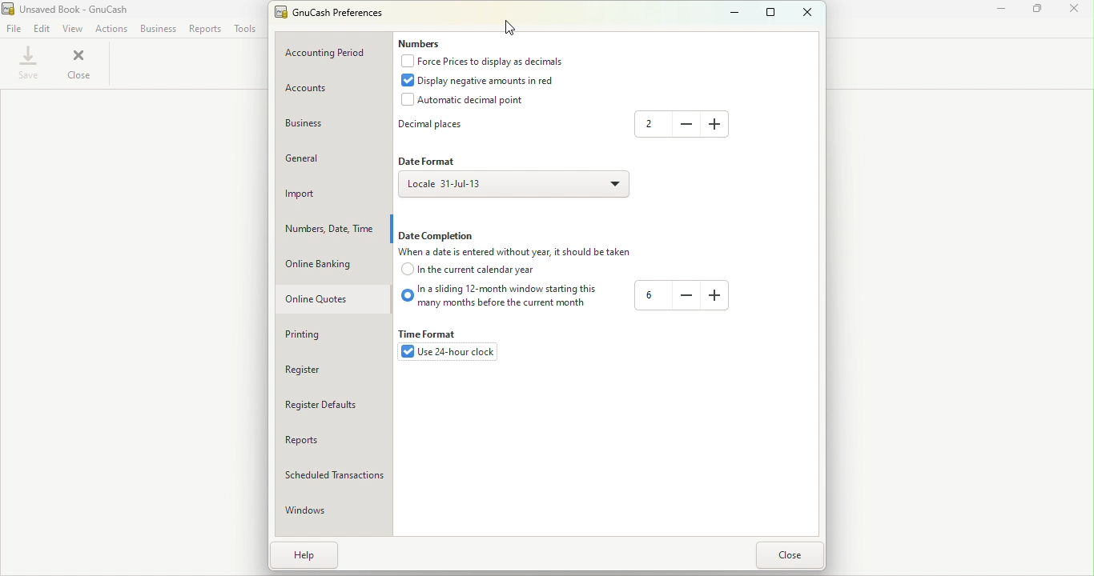  Describe the element at coordinates (335, 154) in the screenshot. I see `General` at that location.